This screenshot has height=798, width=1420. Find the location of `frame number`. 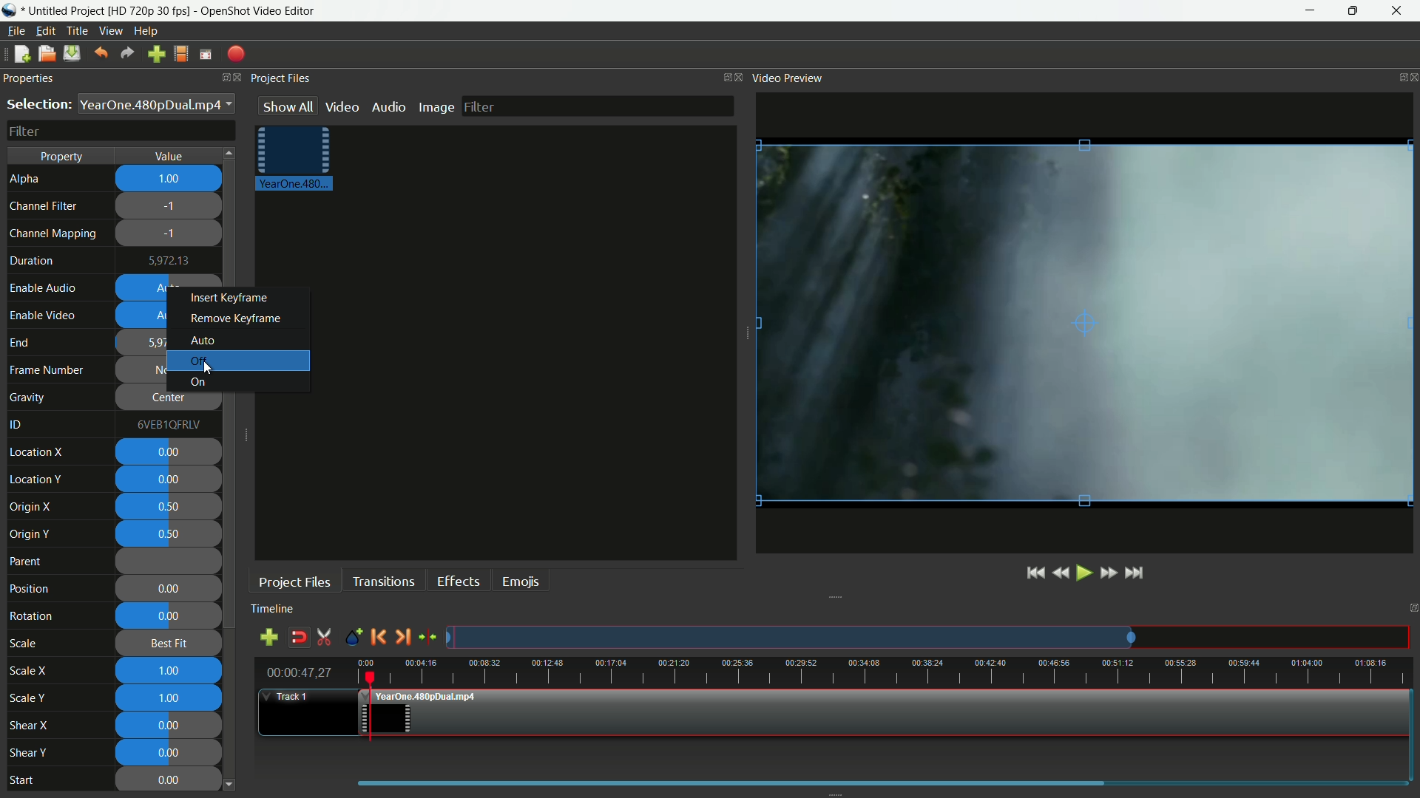

frame number is located at coordinates (47, 370).